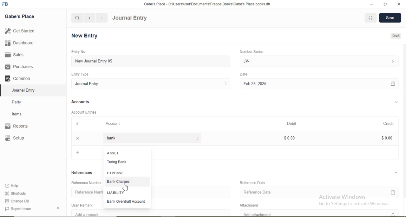 The height and width of the screenshot is (217, 406). What do you see at coordinates (151, 138) in the screenshot?
I see `bank` at bounding box center [151, 138].